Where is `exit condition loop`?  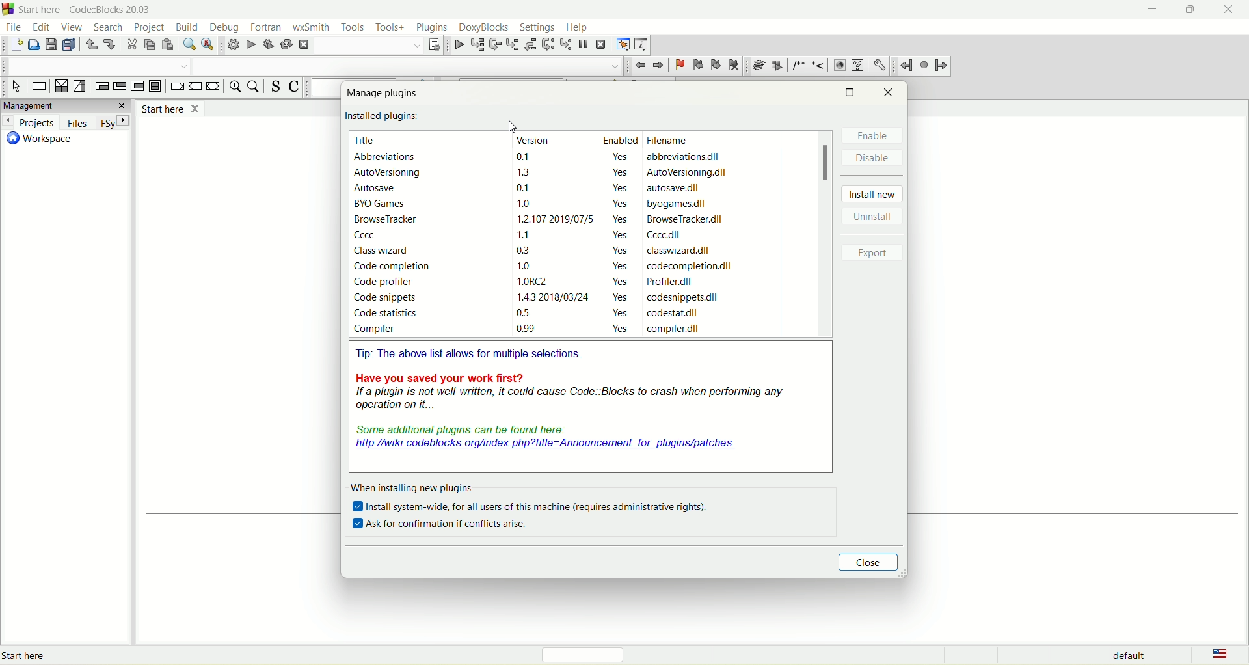 exit condition loop is located at coordinates (119, 88).